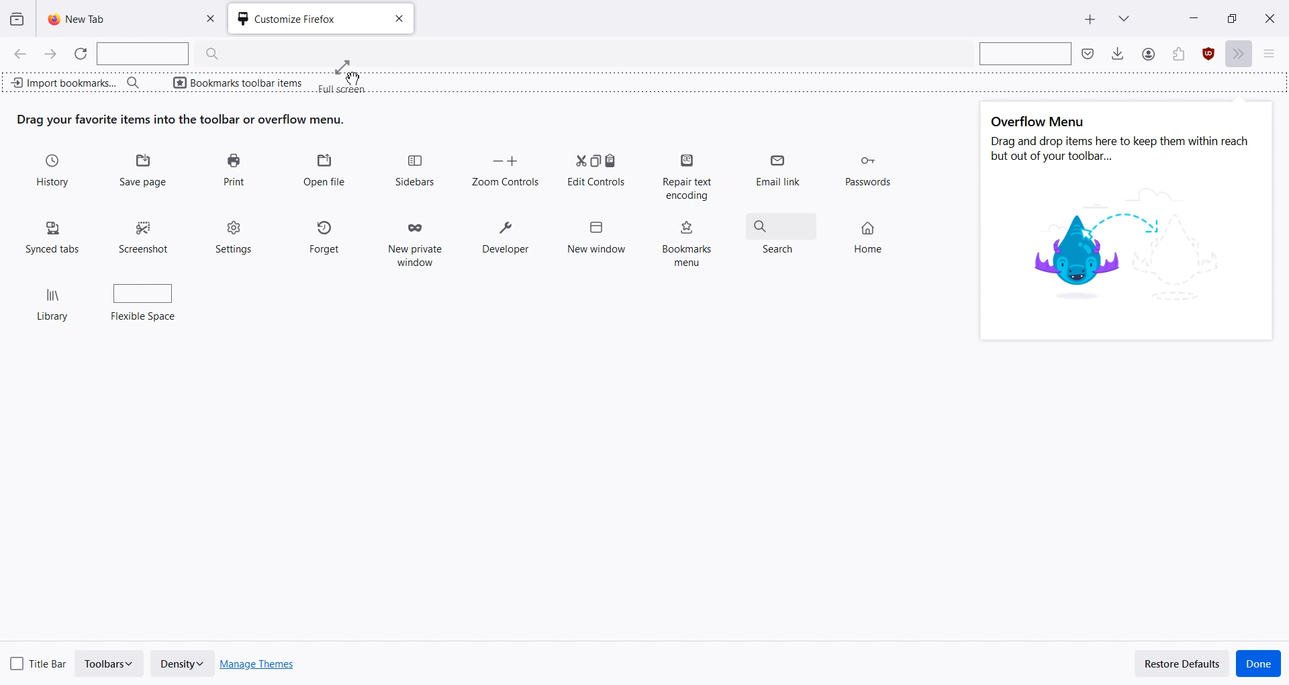  What do you see at coordinates (354, 80) in the screenshot?
I see `cursor` at bounding box center [354, 80].